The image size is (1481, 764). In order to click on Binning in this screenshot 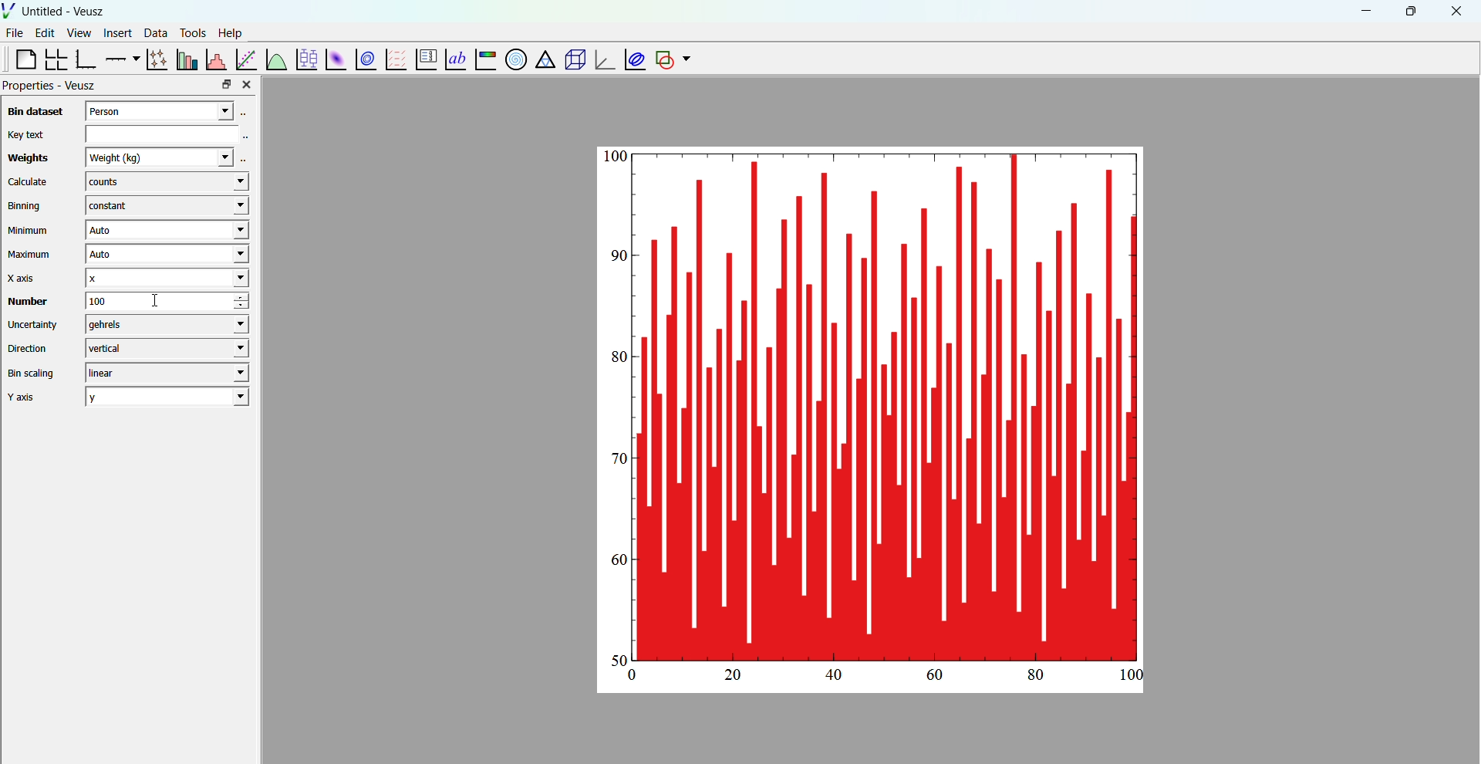, I will do `click(27, 206)`.